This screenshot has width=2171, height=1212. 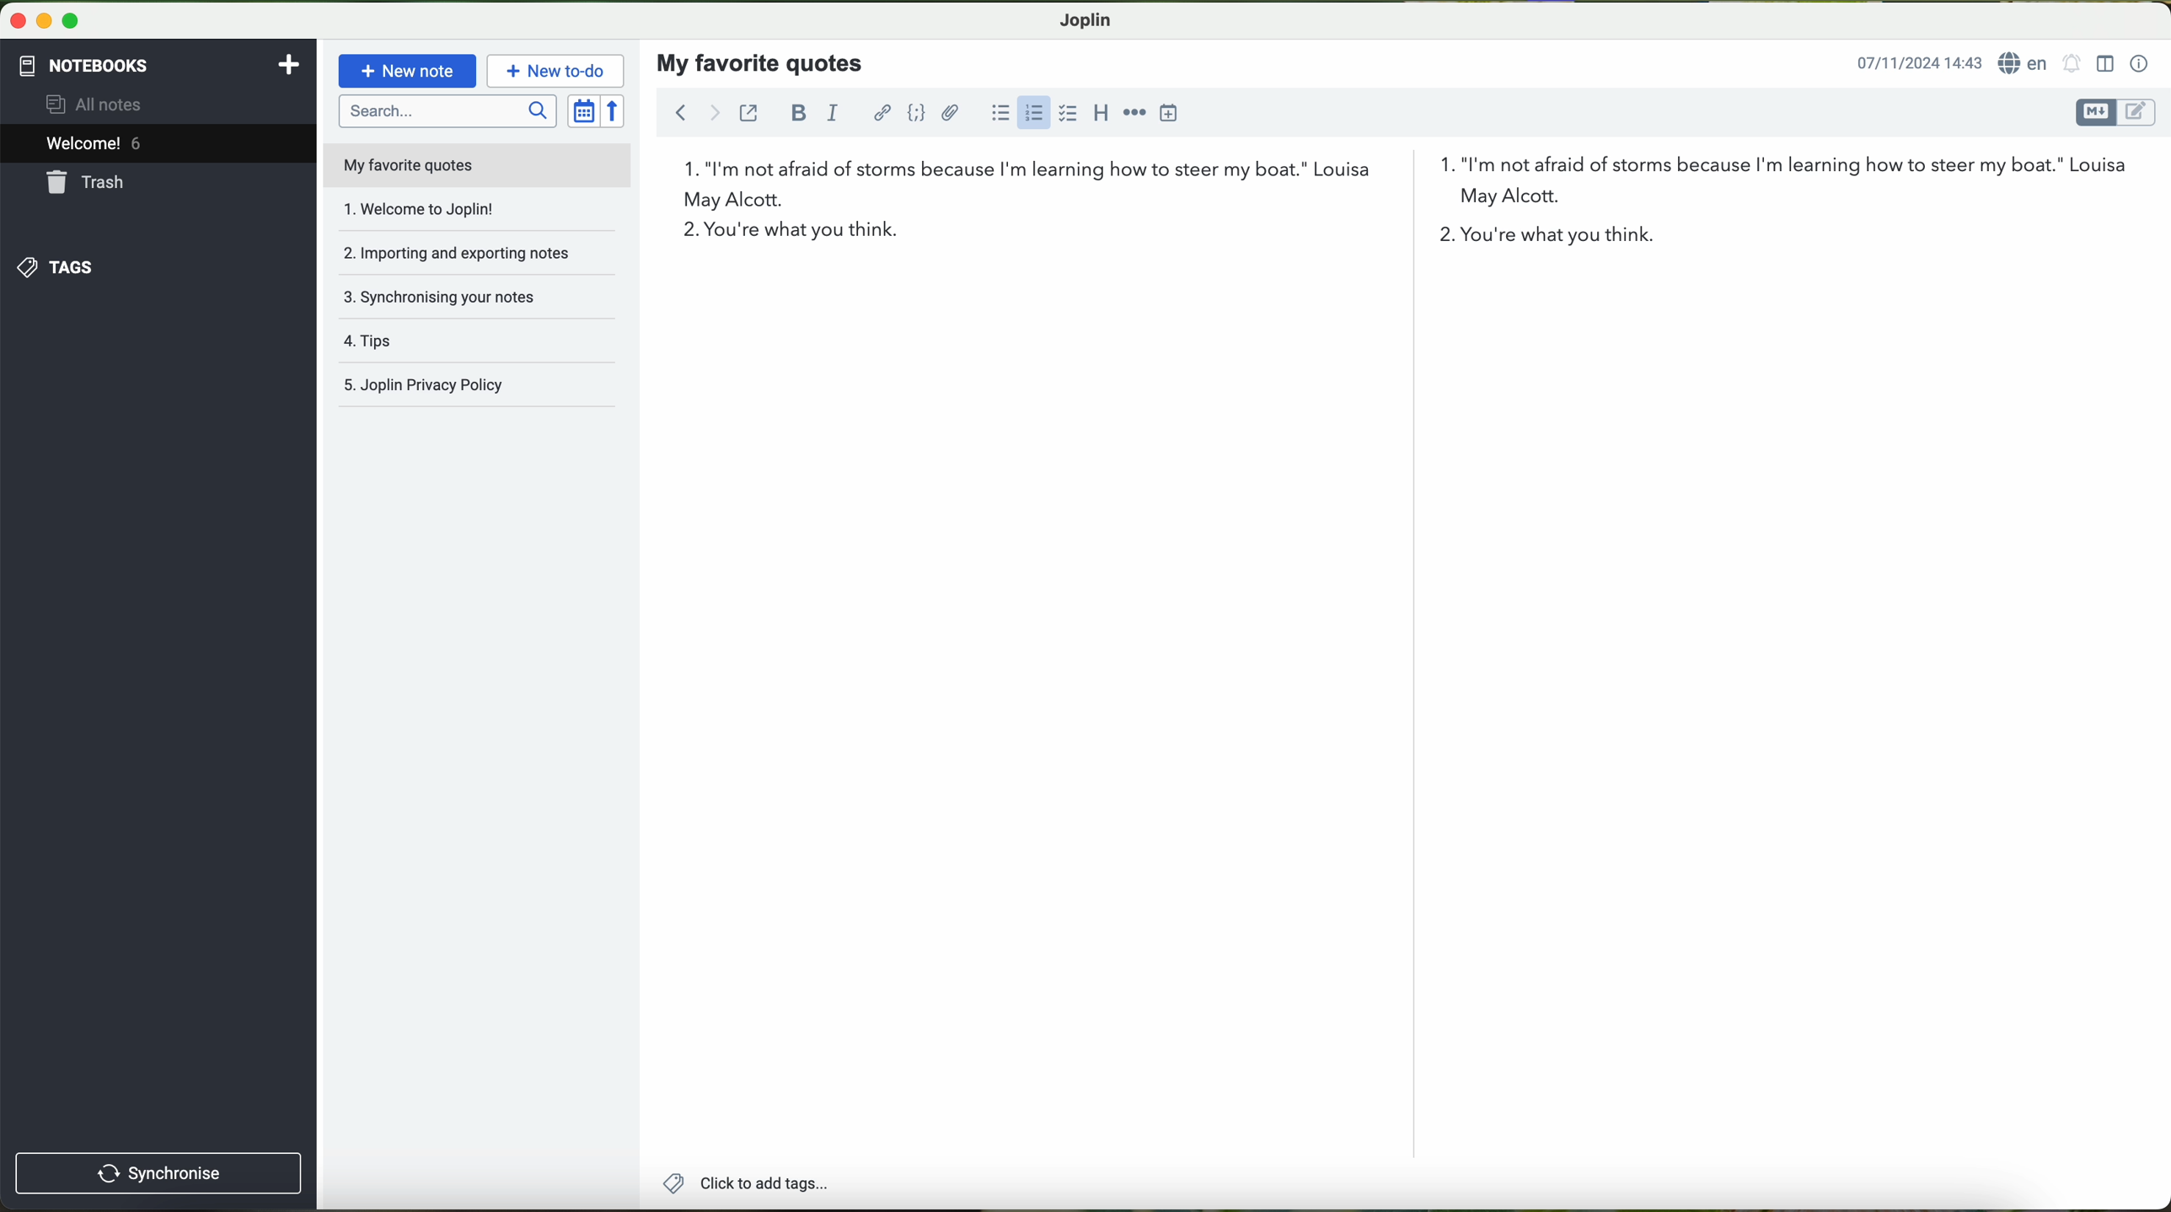 I want to click on maximize, so click(x=70, y=26).